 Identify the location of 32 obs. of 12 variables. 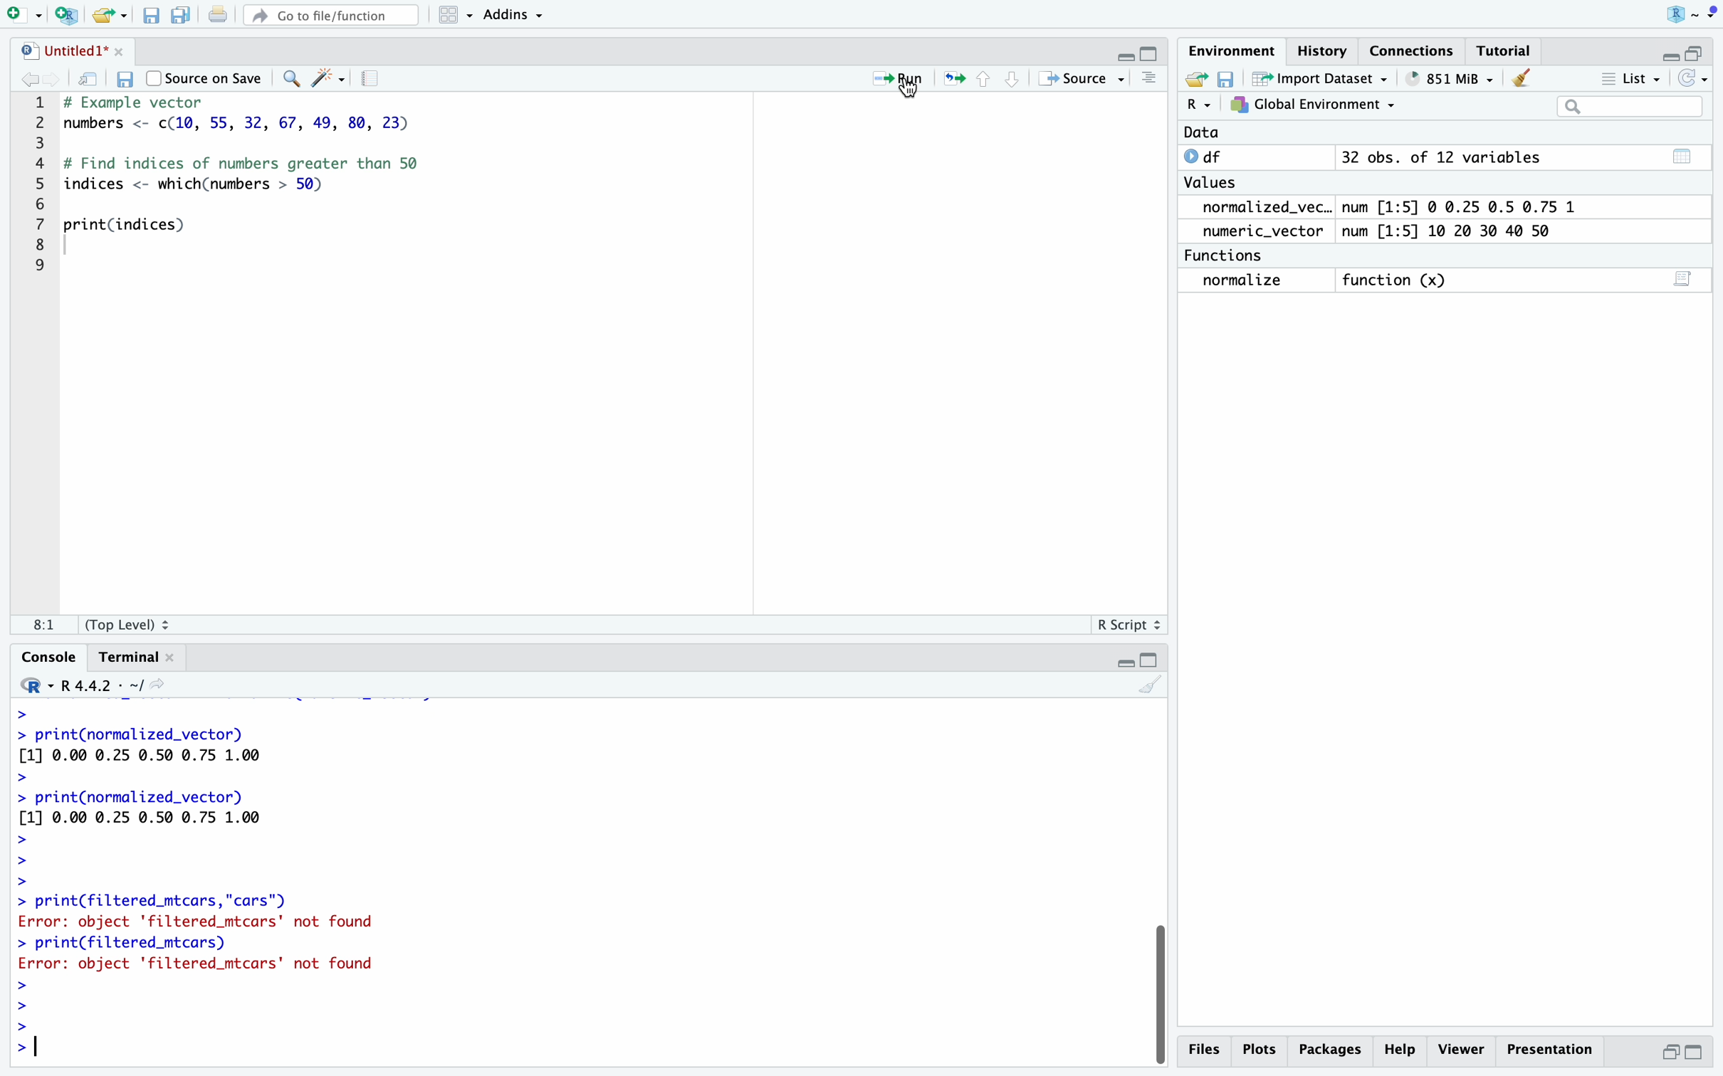
(1521, 161).